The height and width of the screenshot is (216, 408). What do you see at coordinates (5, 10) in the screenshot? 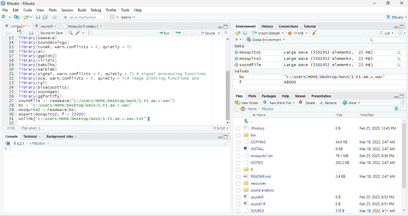
I see `File` at bounding box center [5, 10].